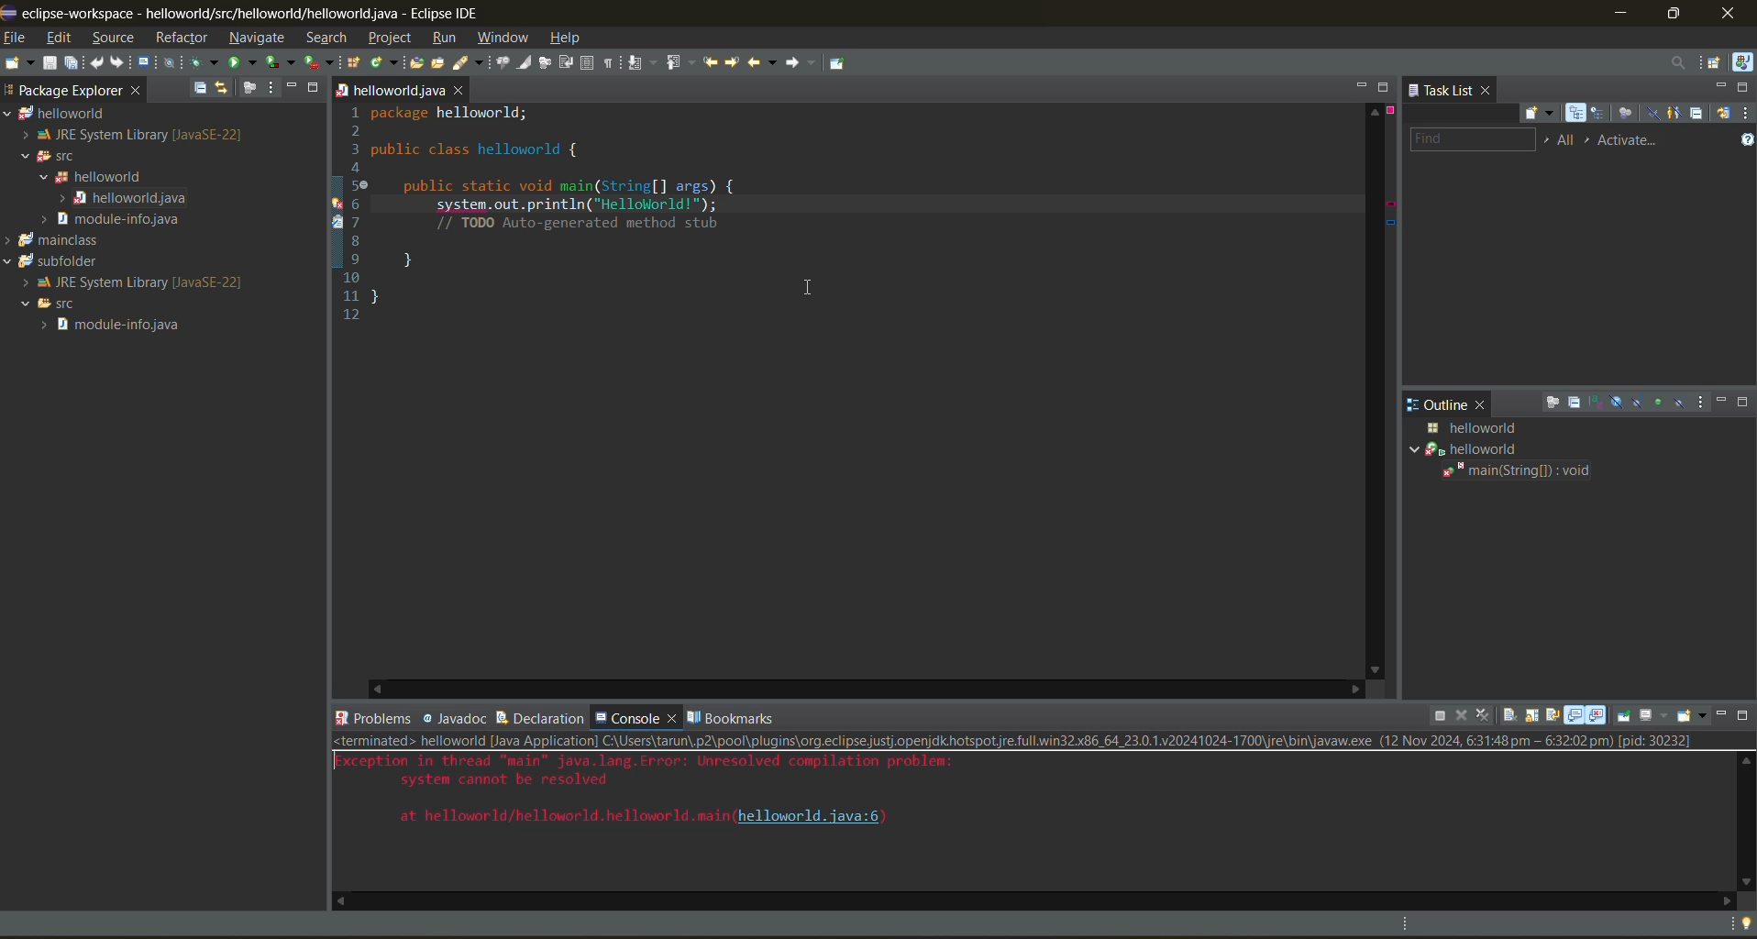  I want to click on terminate, so click(1443, 716).